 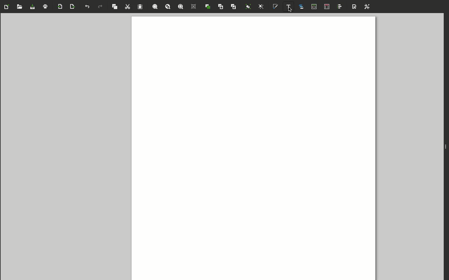 What do you see at coordinates (446, 147) in the screenshot?
I see `Expand` at bounding box center [446, 147].